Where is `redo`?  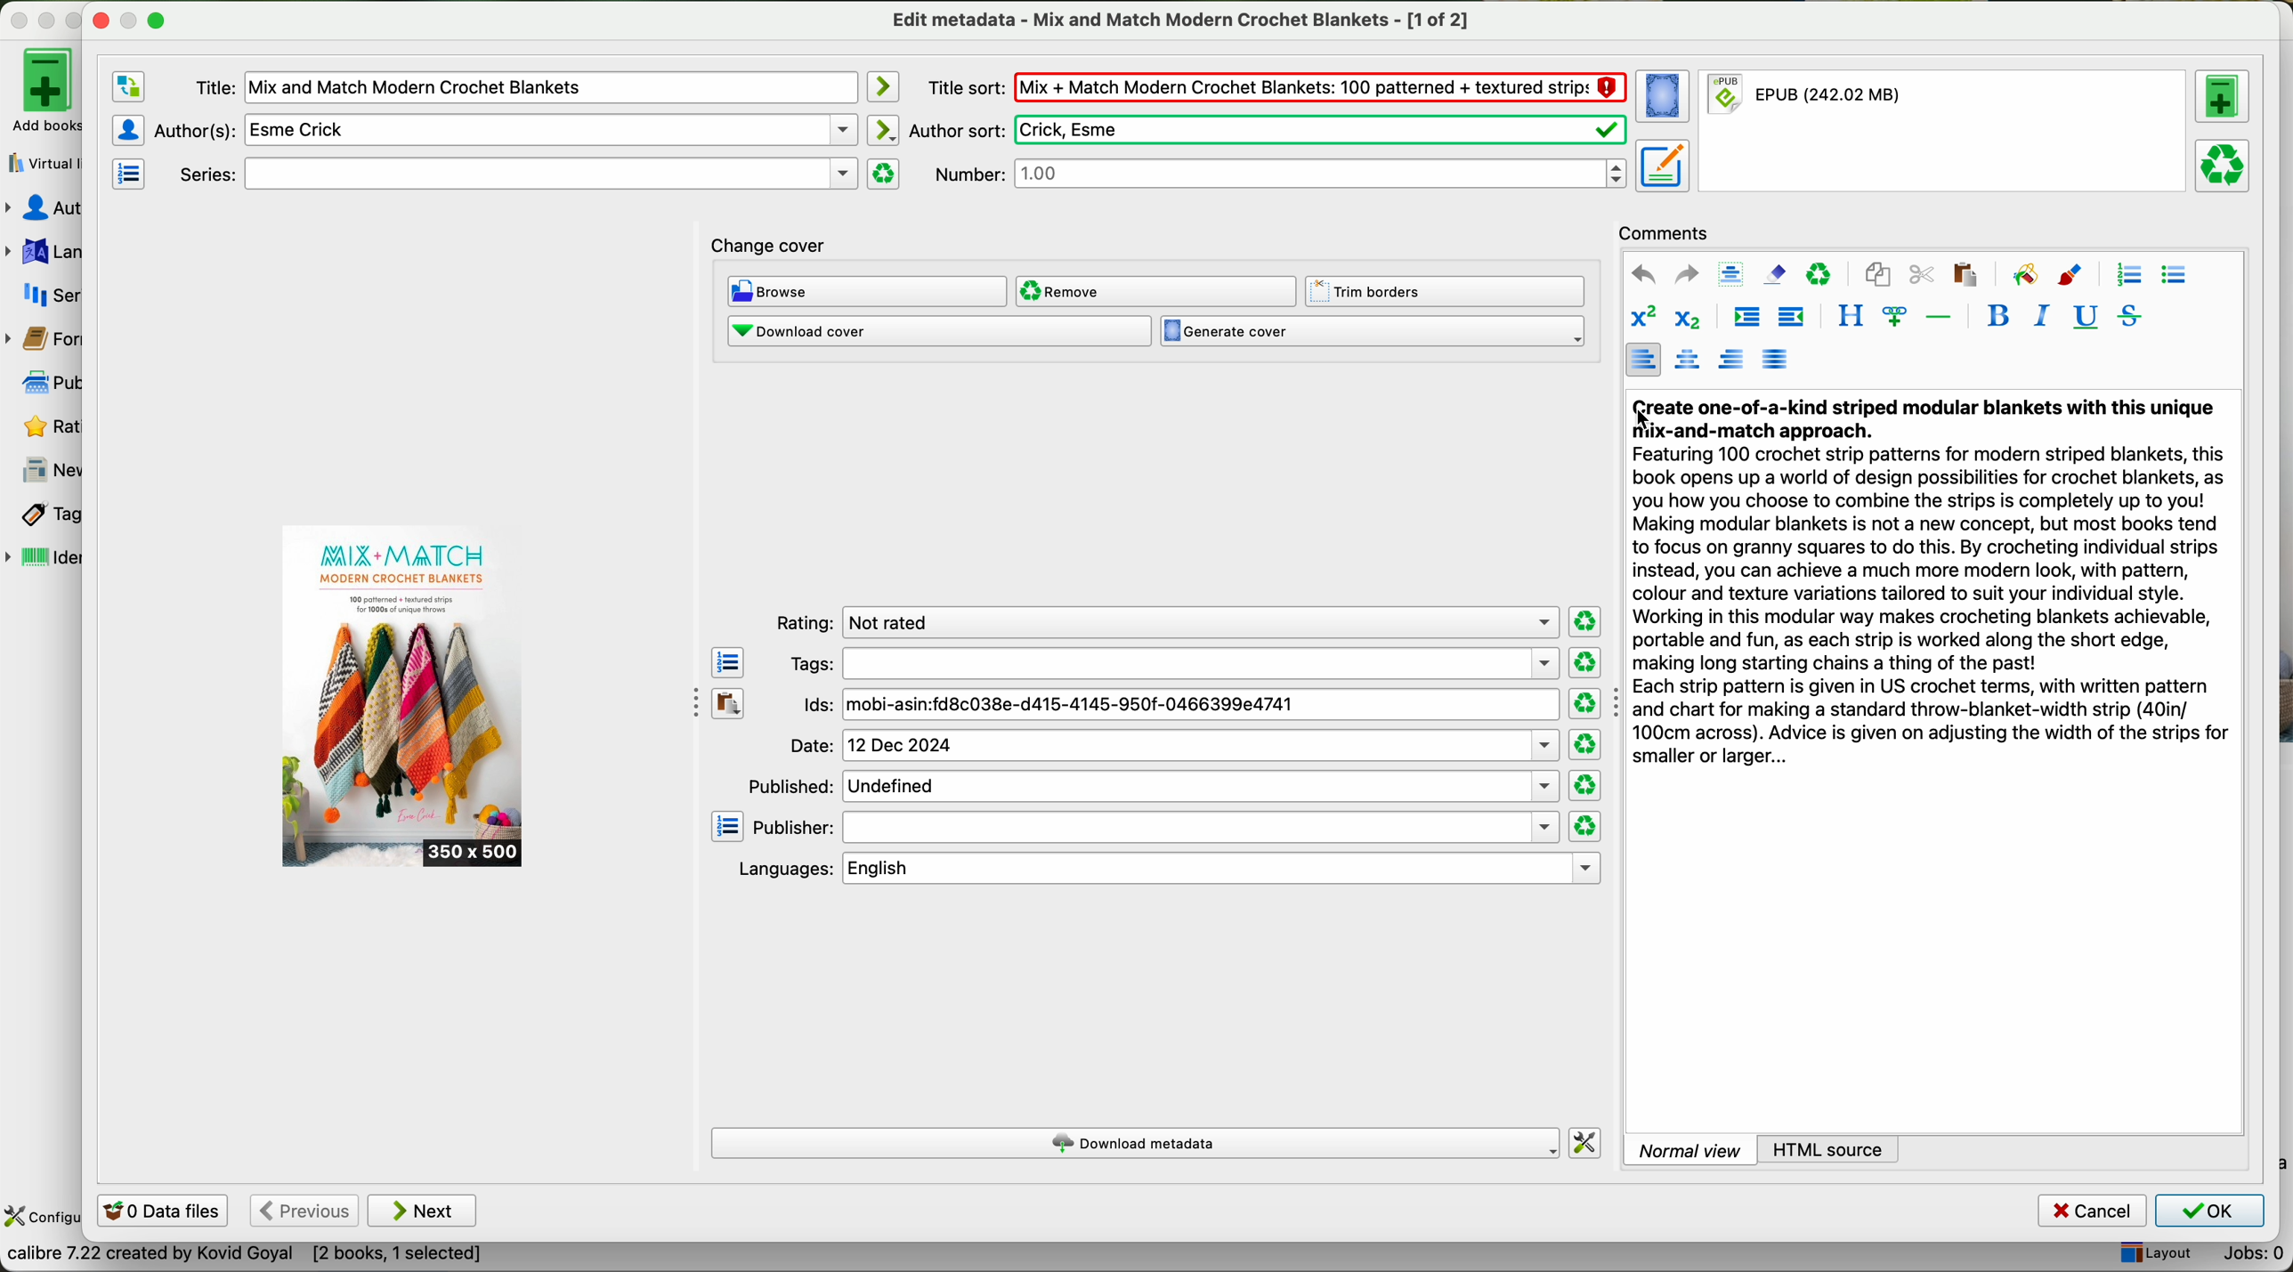 redo is located at coordinates (1686, 273).